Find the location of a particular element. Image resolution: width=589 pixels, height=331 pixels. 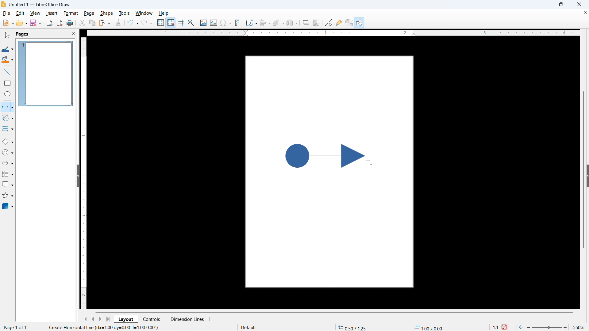

Dimension lines  is located at coordinates (187, 319).